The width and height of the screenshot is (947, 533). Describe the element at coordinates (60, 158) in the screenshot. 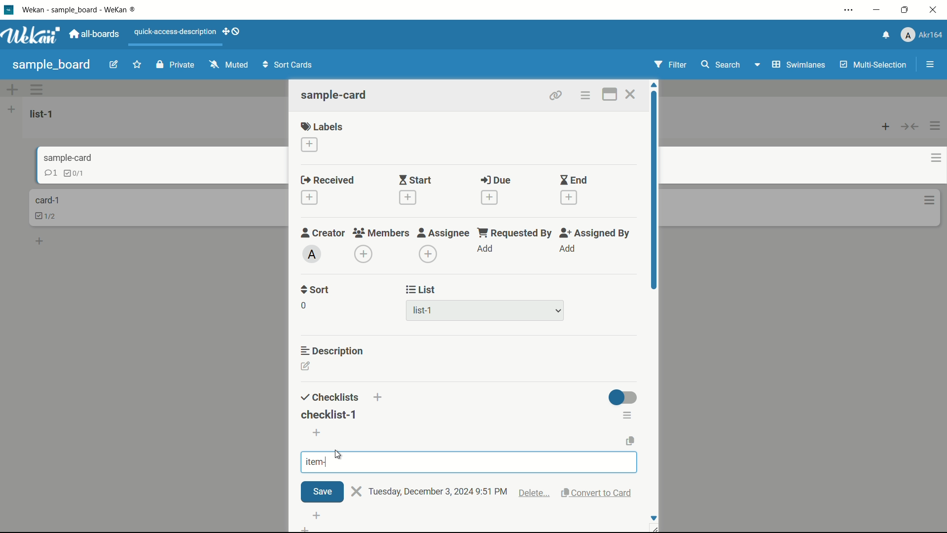

I see `card name` at that location.